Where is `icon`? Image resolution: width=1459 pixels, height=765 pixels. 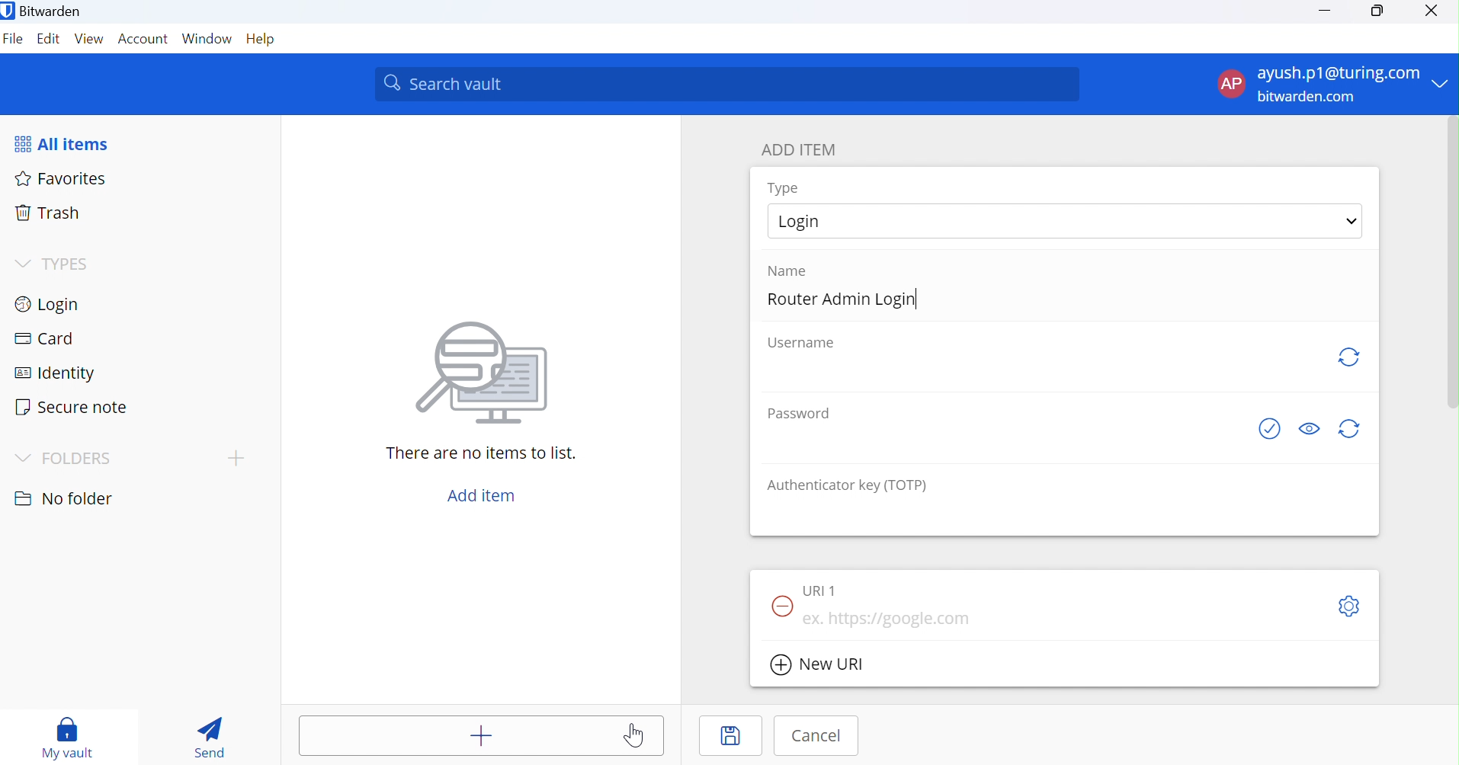 icon is located at coordinates (482, 370).